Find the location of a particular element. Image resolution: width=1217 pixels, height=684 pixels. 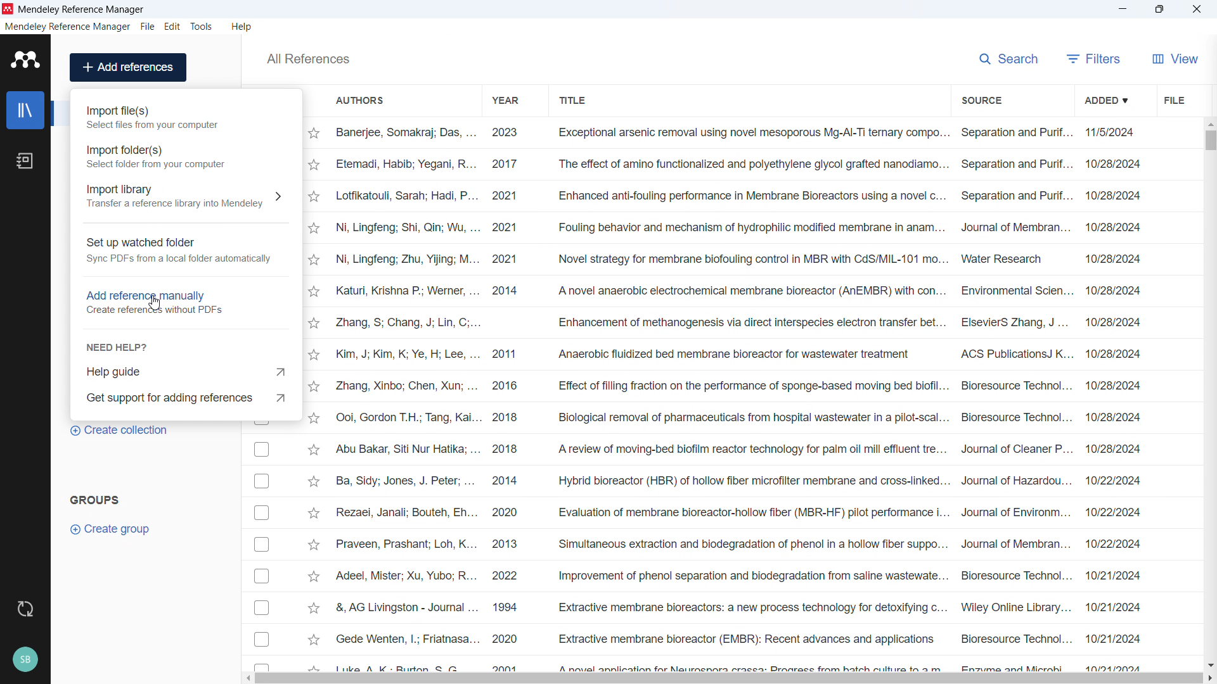

logo is located at coordinates (8, 9).